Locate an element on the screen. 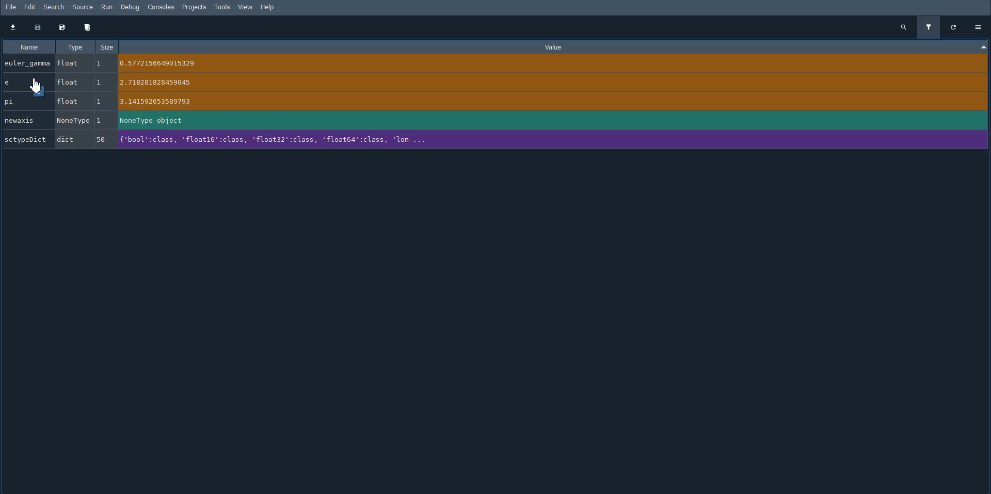  File is located at coordinates (9, 7).